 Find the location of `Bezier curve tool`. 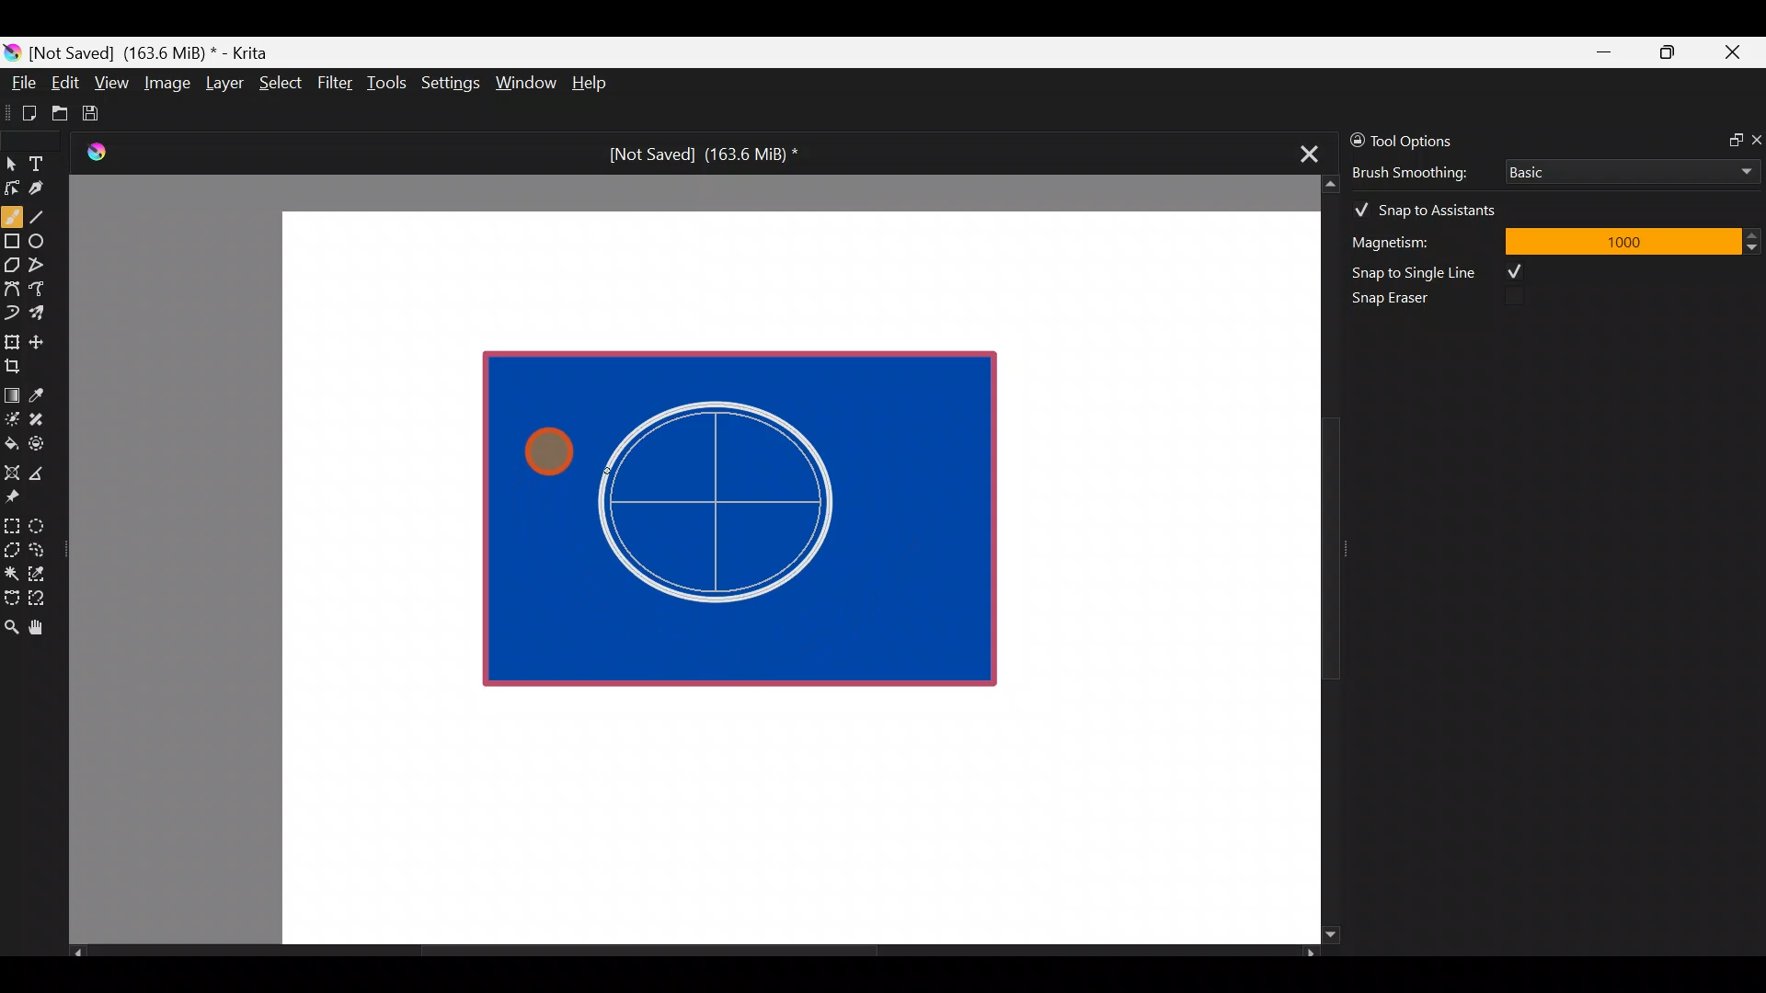

Bezier curve tool is located at coordinates (11, 291).